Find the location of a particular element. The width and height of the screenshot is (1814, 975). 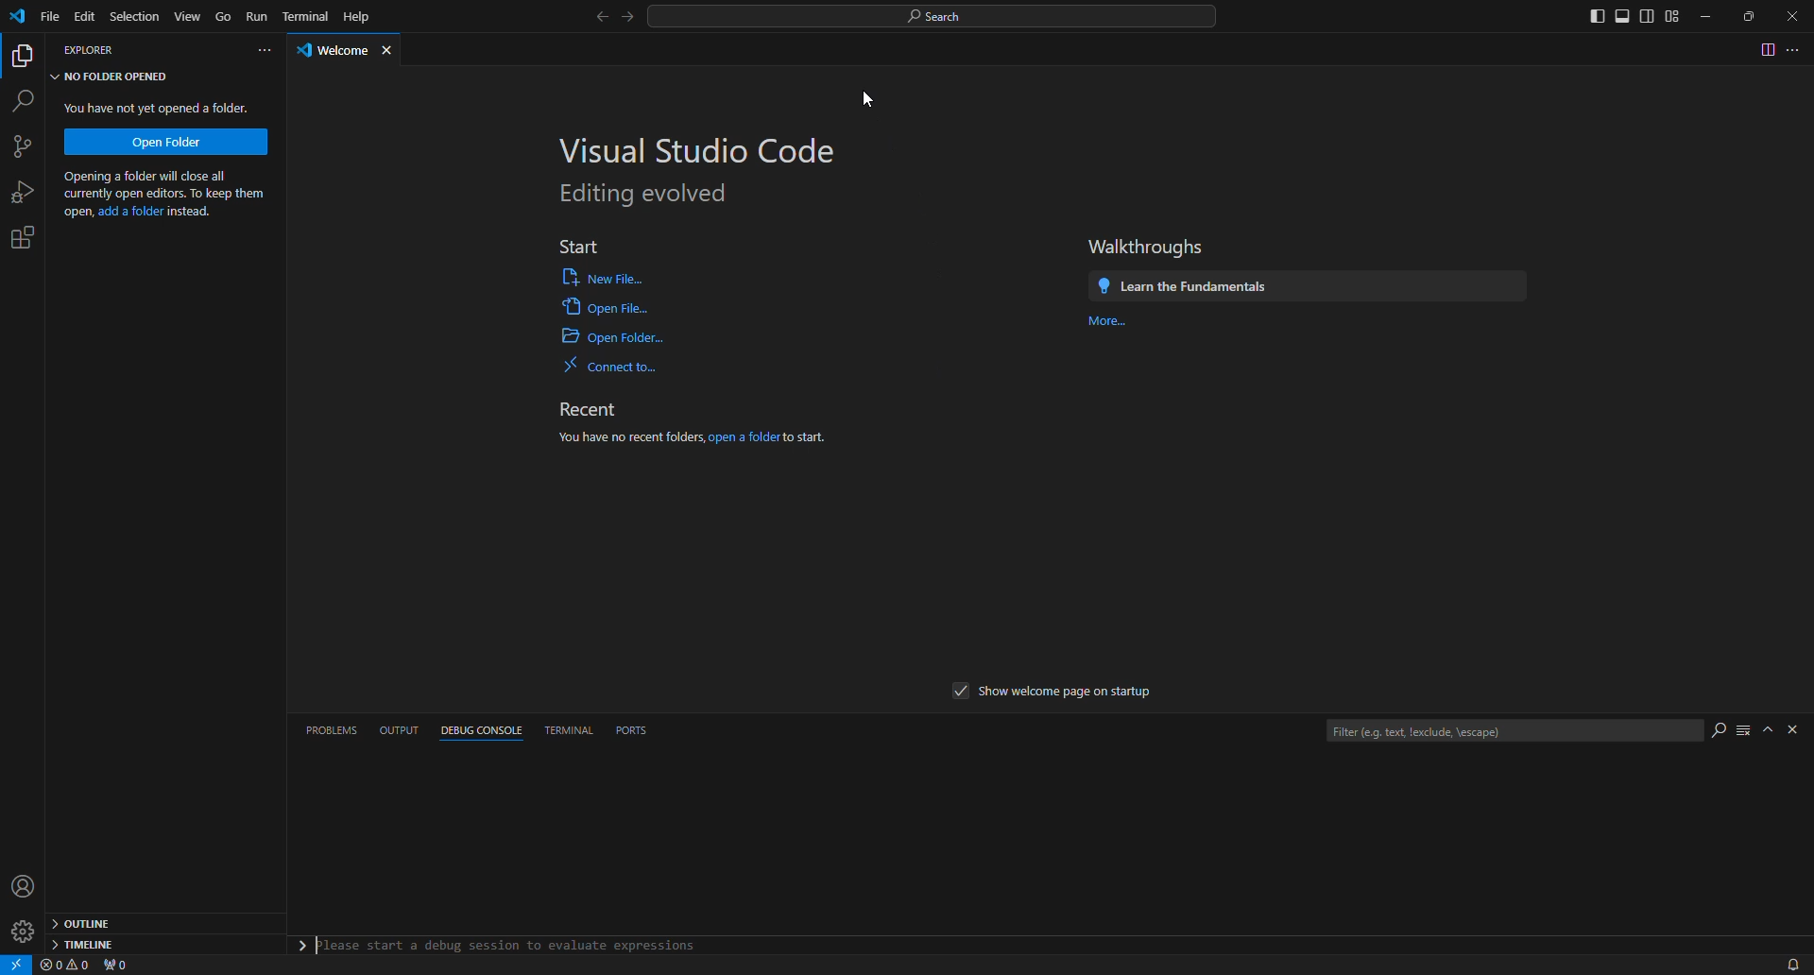

Move to sides is located at coordinates (1624, 17).